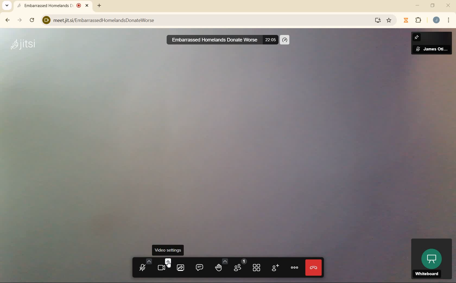 The width and height of the screenshot is (456, 283). I want to click on minimize, so click(418, 5).